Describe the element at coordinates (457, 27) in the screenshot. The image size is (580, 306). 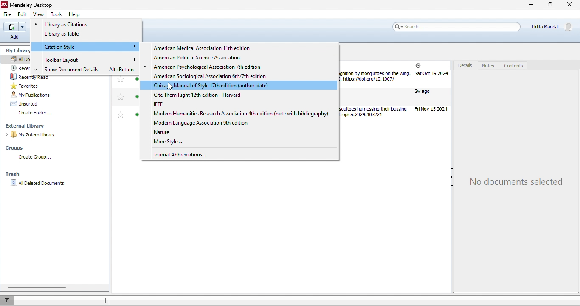
I see `search bar` at that location.